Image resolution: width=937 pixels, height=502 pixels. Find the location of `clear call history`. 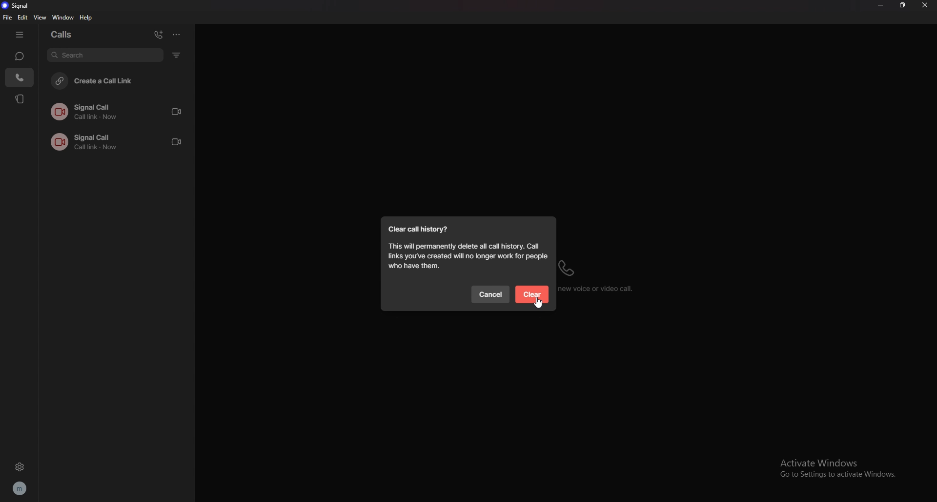

clear call history is located at coordinates (420, 229).